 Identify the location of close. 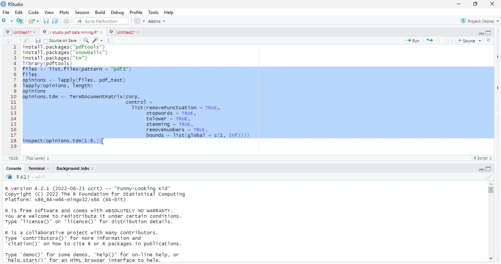
(36, 33).